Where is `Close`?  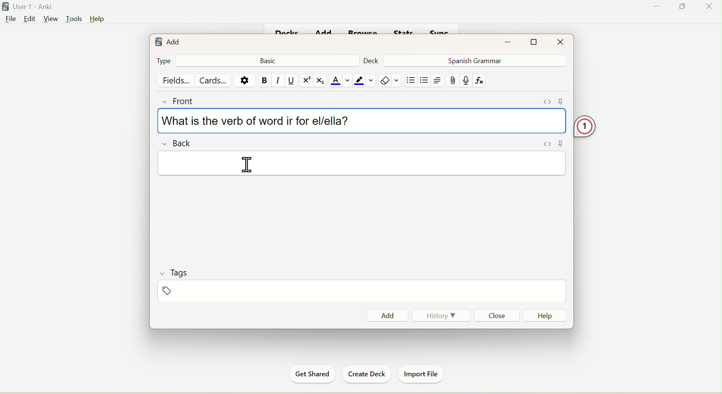 Close is located at coordinates (496, 315).